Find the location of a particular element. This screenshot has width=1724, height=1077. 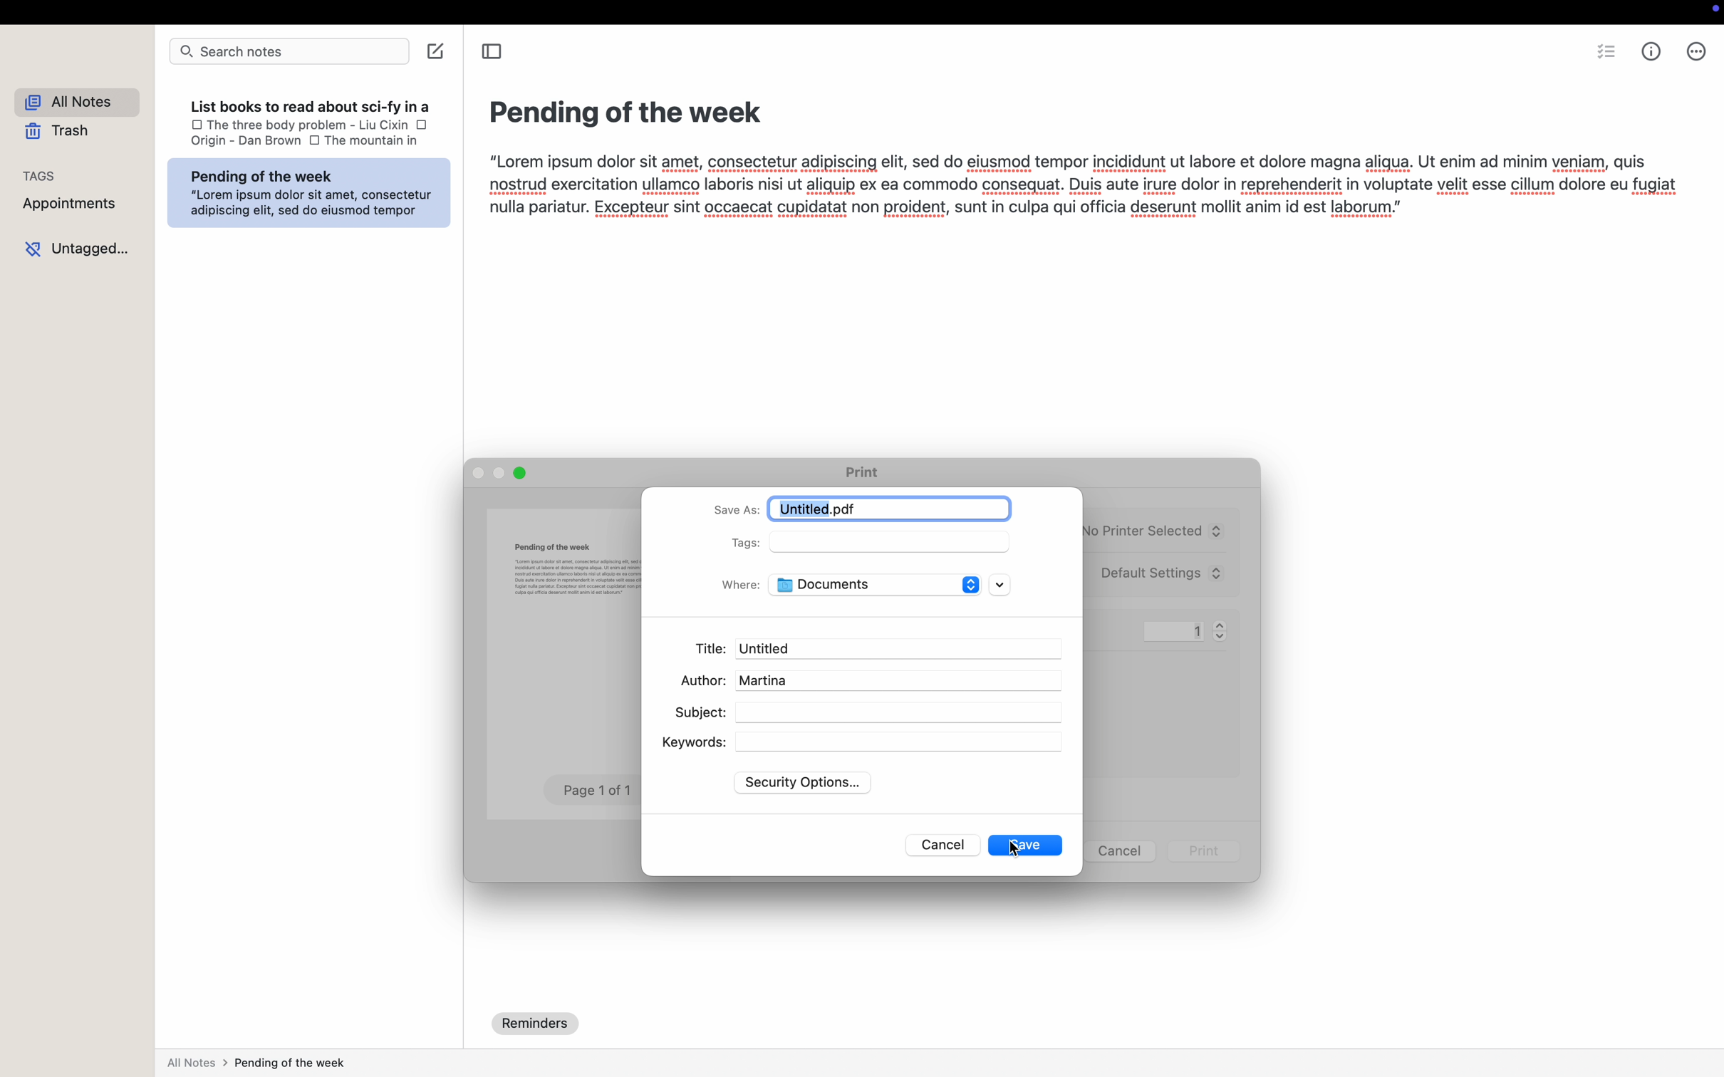

1 is located at coordinates (1184, 633).